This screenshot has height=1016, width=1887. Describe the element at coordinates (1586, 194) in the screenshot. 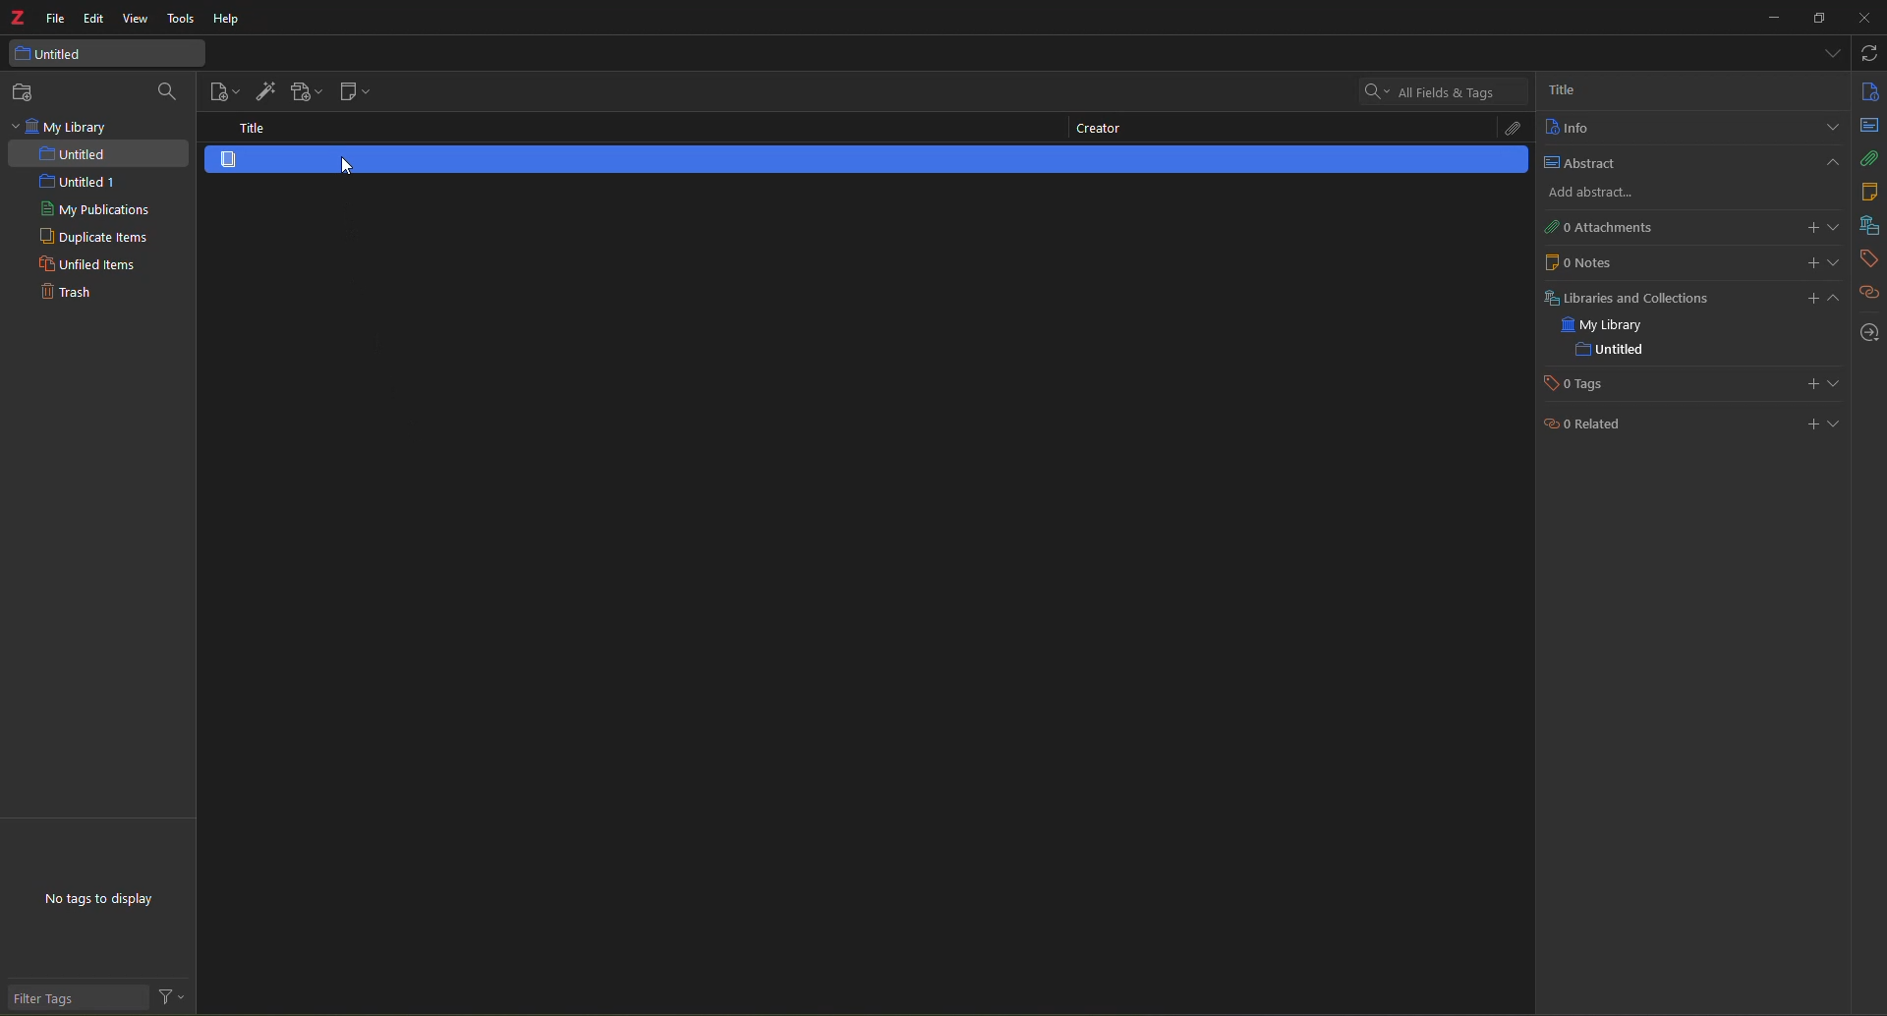

I see `add` at that location.